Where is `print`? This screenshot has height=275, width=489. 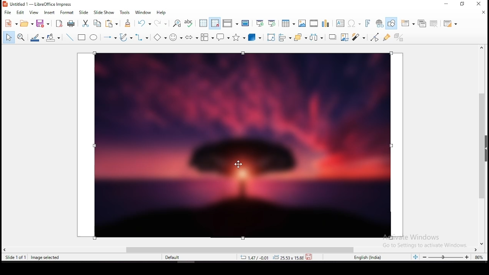 print is located at coordinates (70, 23).